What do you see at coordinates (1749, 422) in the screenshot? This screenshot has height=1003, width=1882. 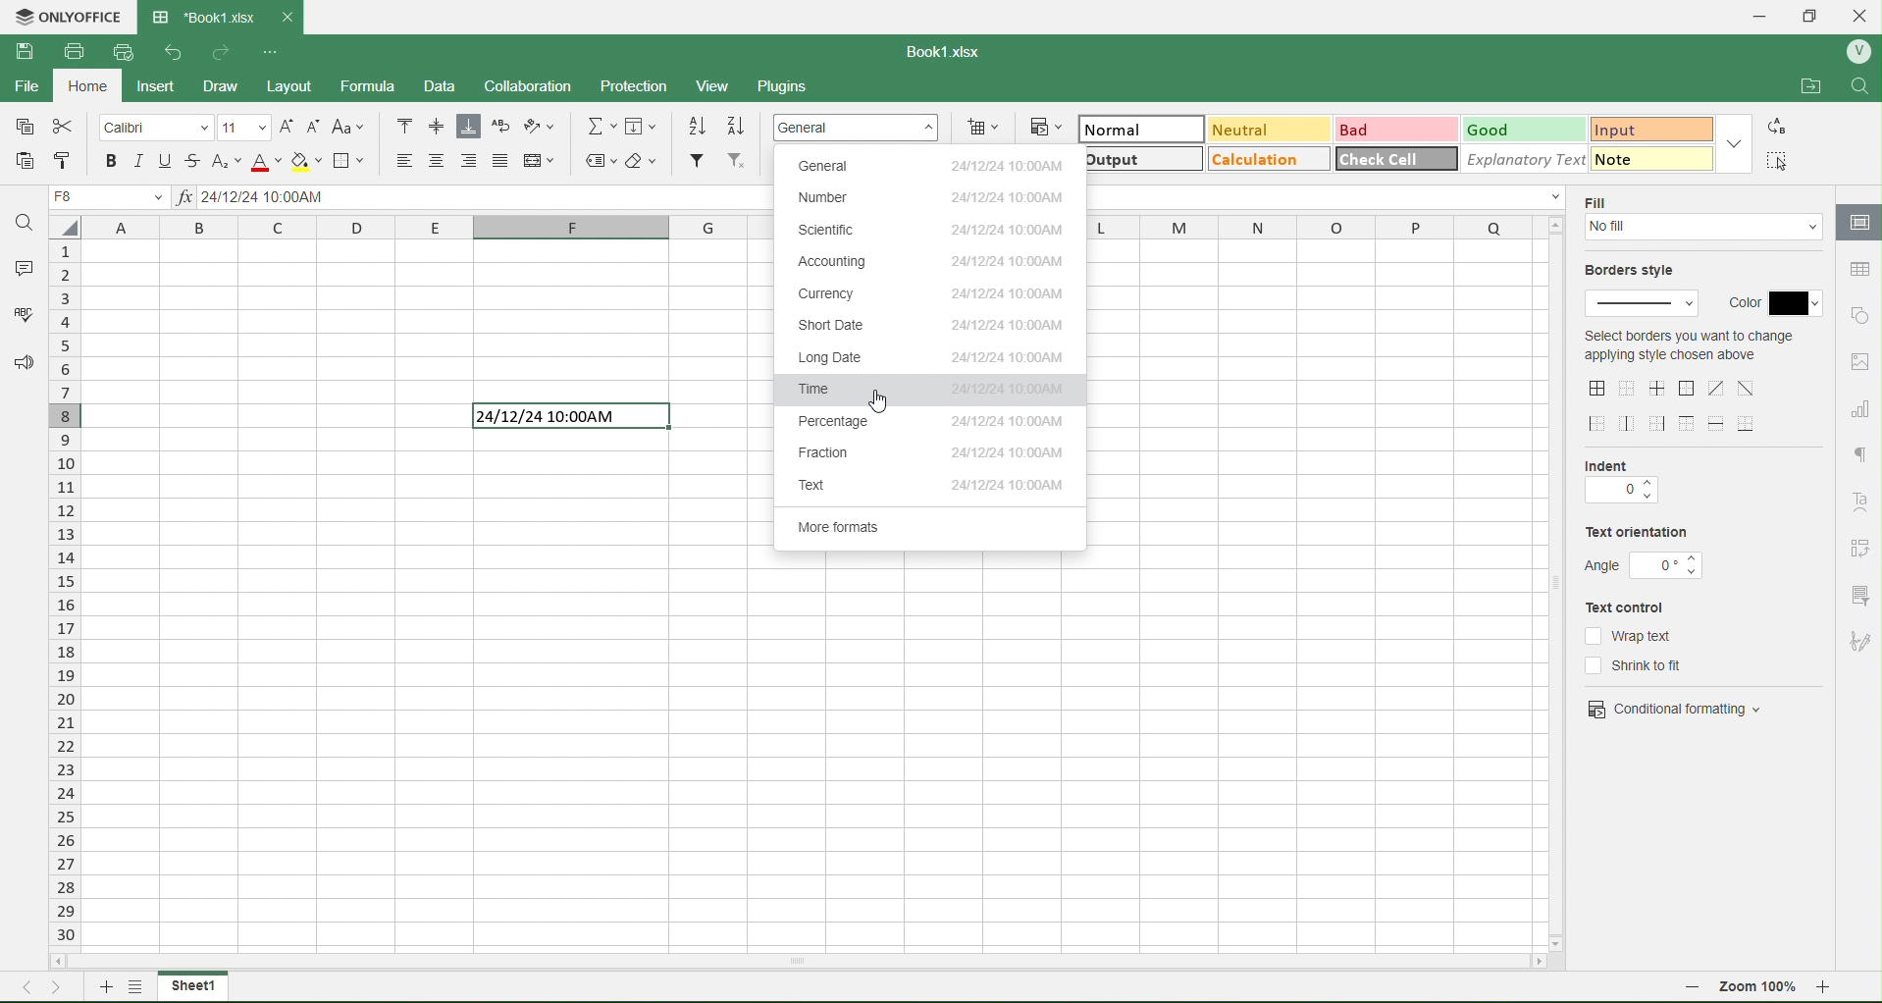 I see `bottom border` at bounding box center [1749, 422].